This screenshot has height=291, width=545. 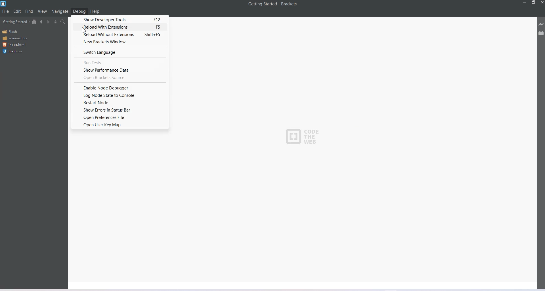 I want to click on shower Errors in status bar, so click(x=119, y=110).